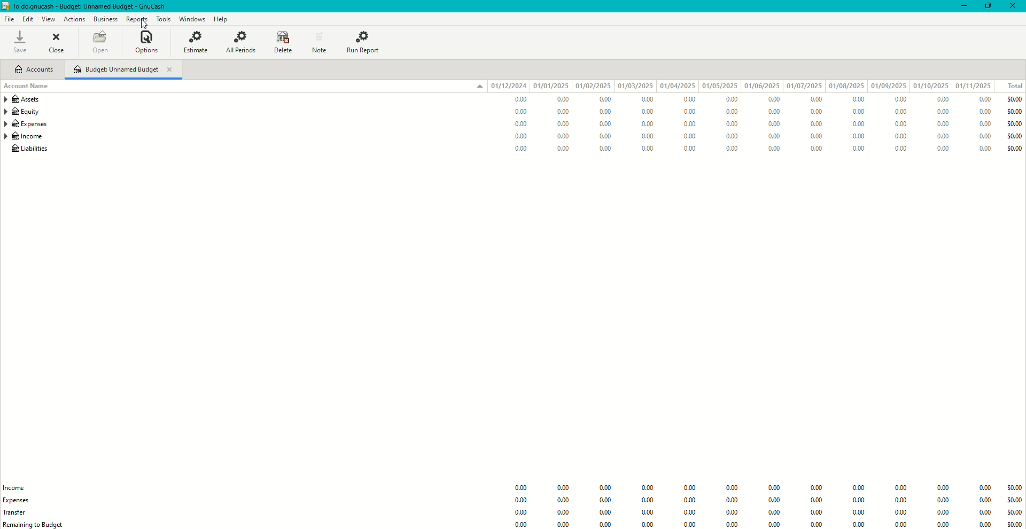 Image resolution: width=1026 pixels, height=529 pixels. What do you see at coordinates (21, 500) in the screenshot?
I see `Expenses` at bounding box center [21, 500].